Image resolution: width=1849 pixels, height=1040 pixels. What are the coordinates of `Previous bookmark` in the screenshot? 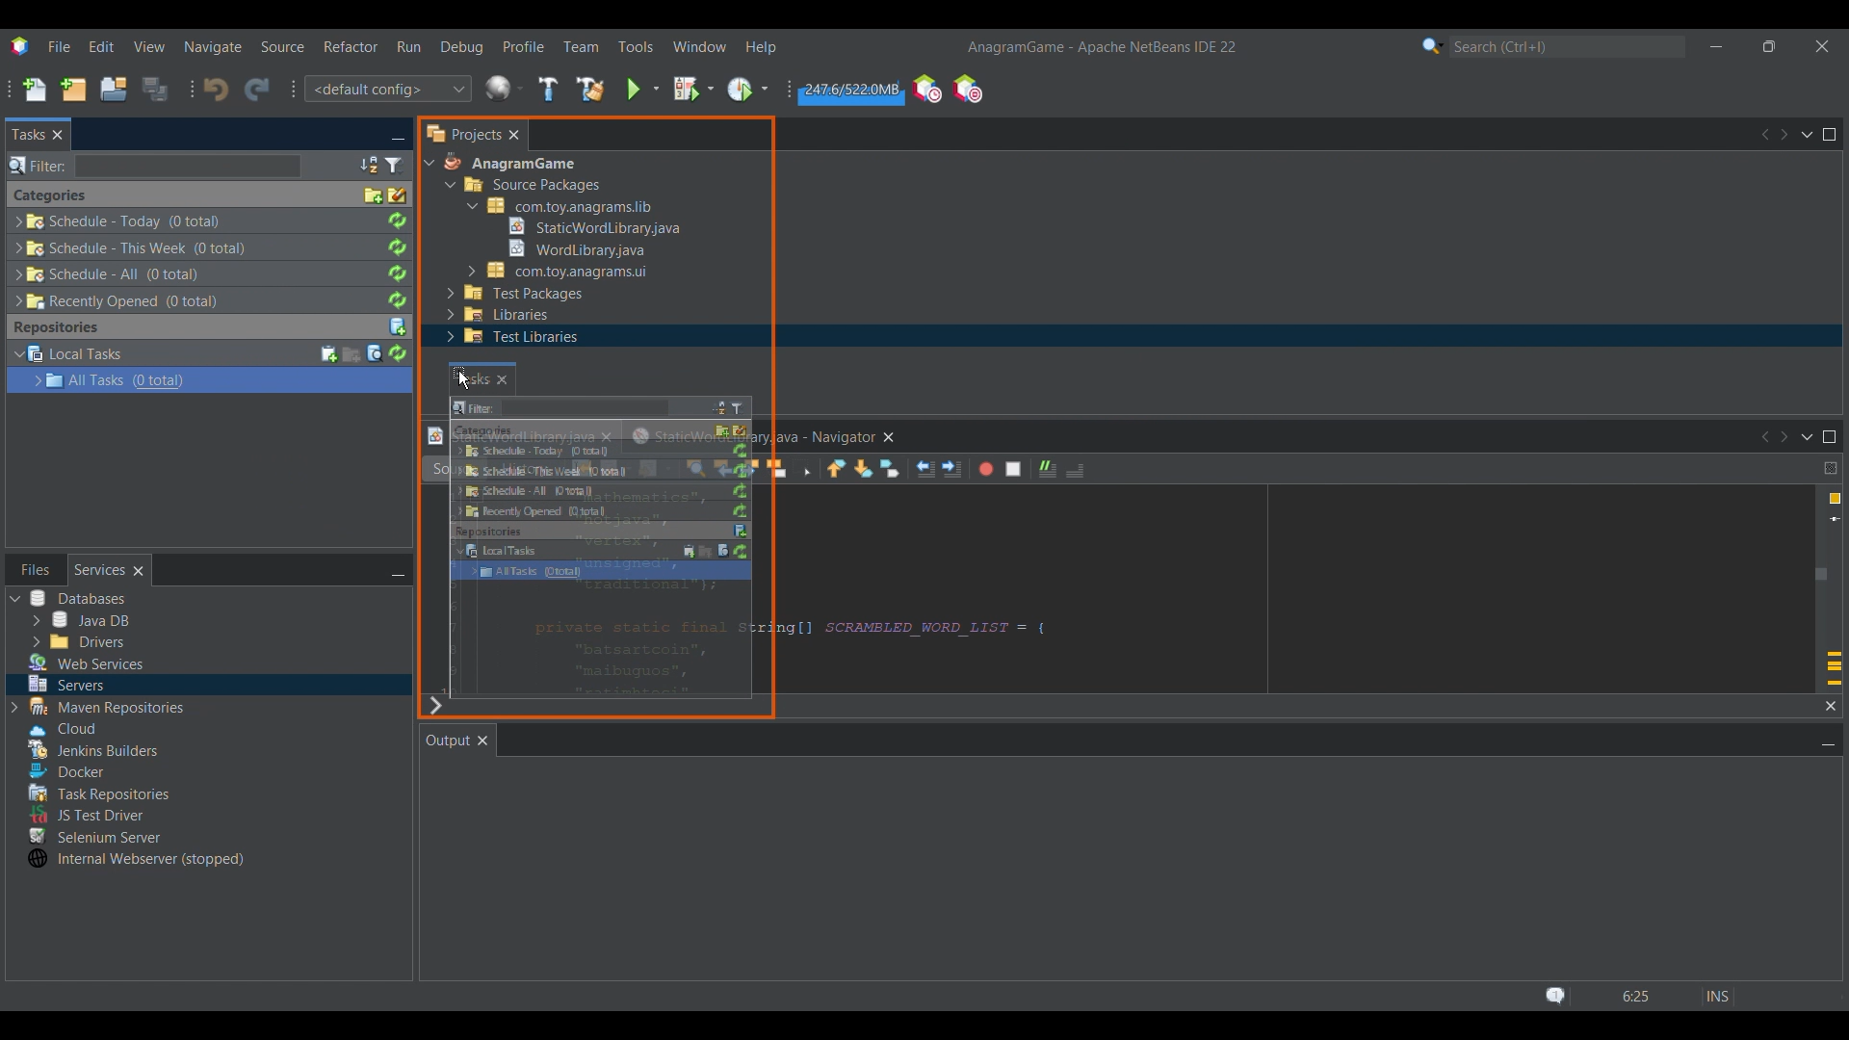 It's located at (836, 468).